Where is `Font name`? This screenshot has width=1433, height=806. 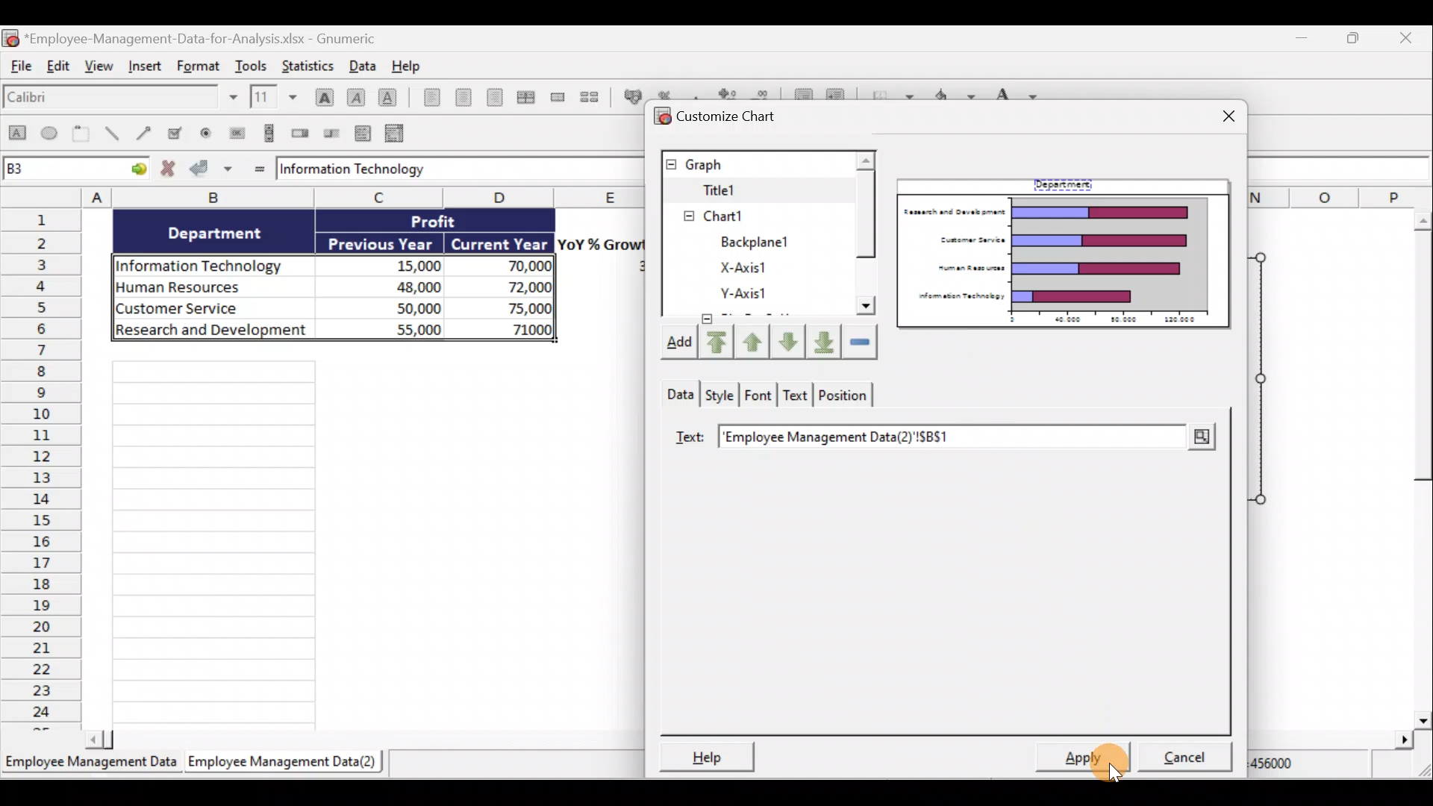 Font name is located at coordinates (122, 99).